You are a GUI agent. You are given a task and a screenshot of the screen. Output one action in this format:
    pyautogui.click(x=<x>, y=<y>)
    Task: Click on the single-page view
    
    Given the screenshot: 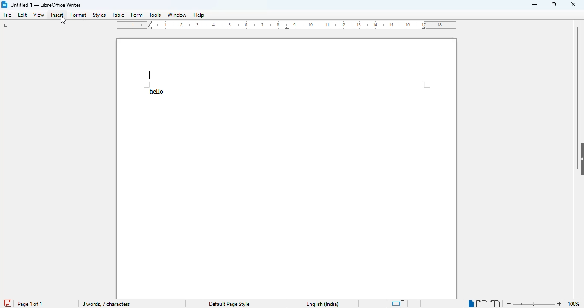 What is the action you would take?
    pyautogui.click(x=471, y=303)
    